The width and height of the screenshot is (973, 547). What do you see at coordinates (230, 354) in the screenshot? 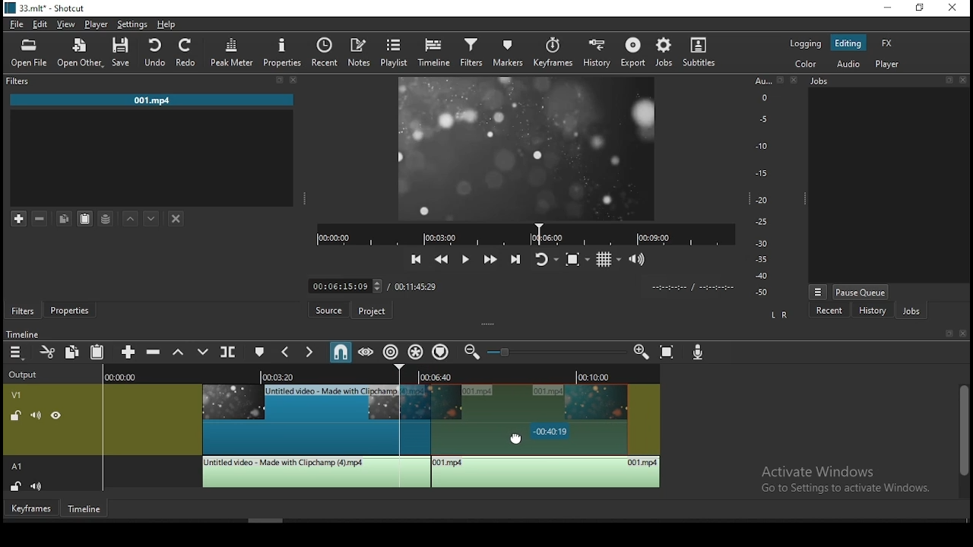
I see `split at playhead` at bounding box center [230, 354].